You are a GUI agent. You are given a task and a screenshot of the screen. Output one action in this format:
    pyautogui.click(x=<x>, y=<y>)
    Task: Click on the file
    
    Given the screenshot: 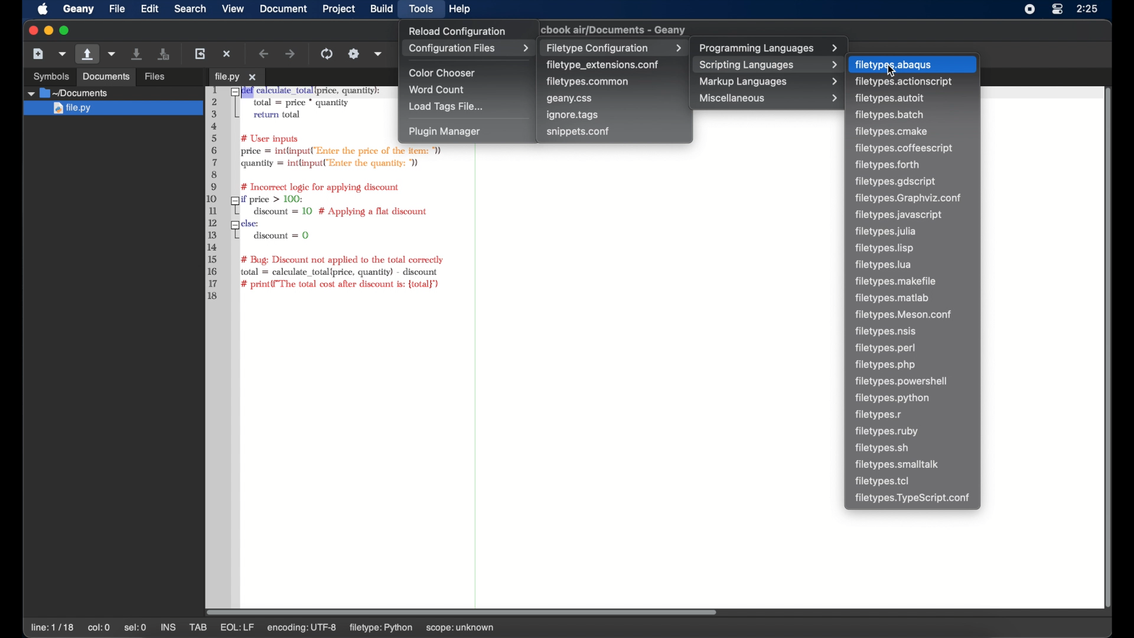 What is the action you would take?
    pyautogui.click(x=117, y=9)
    